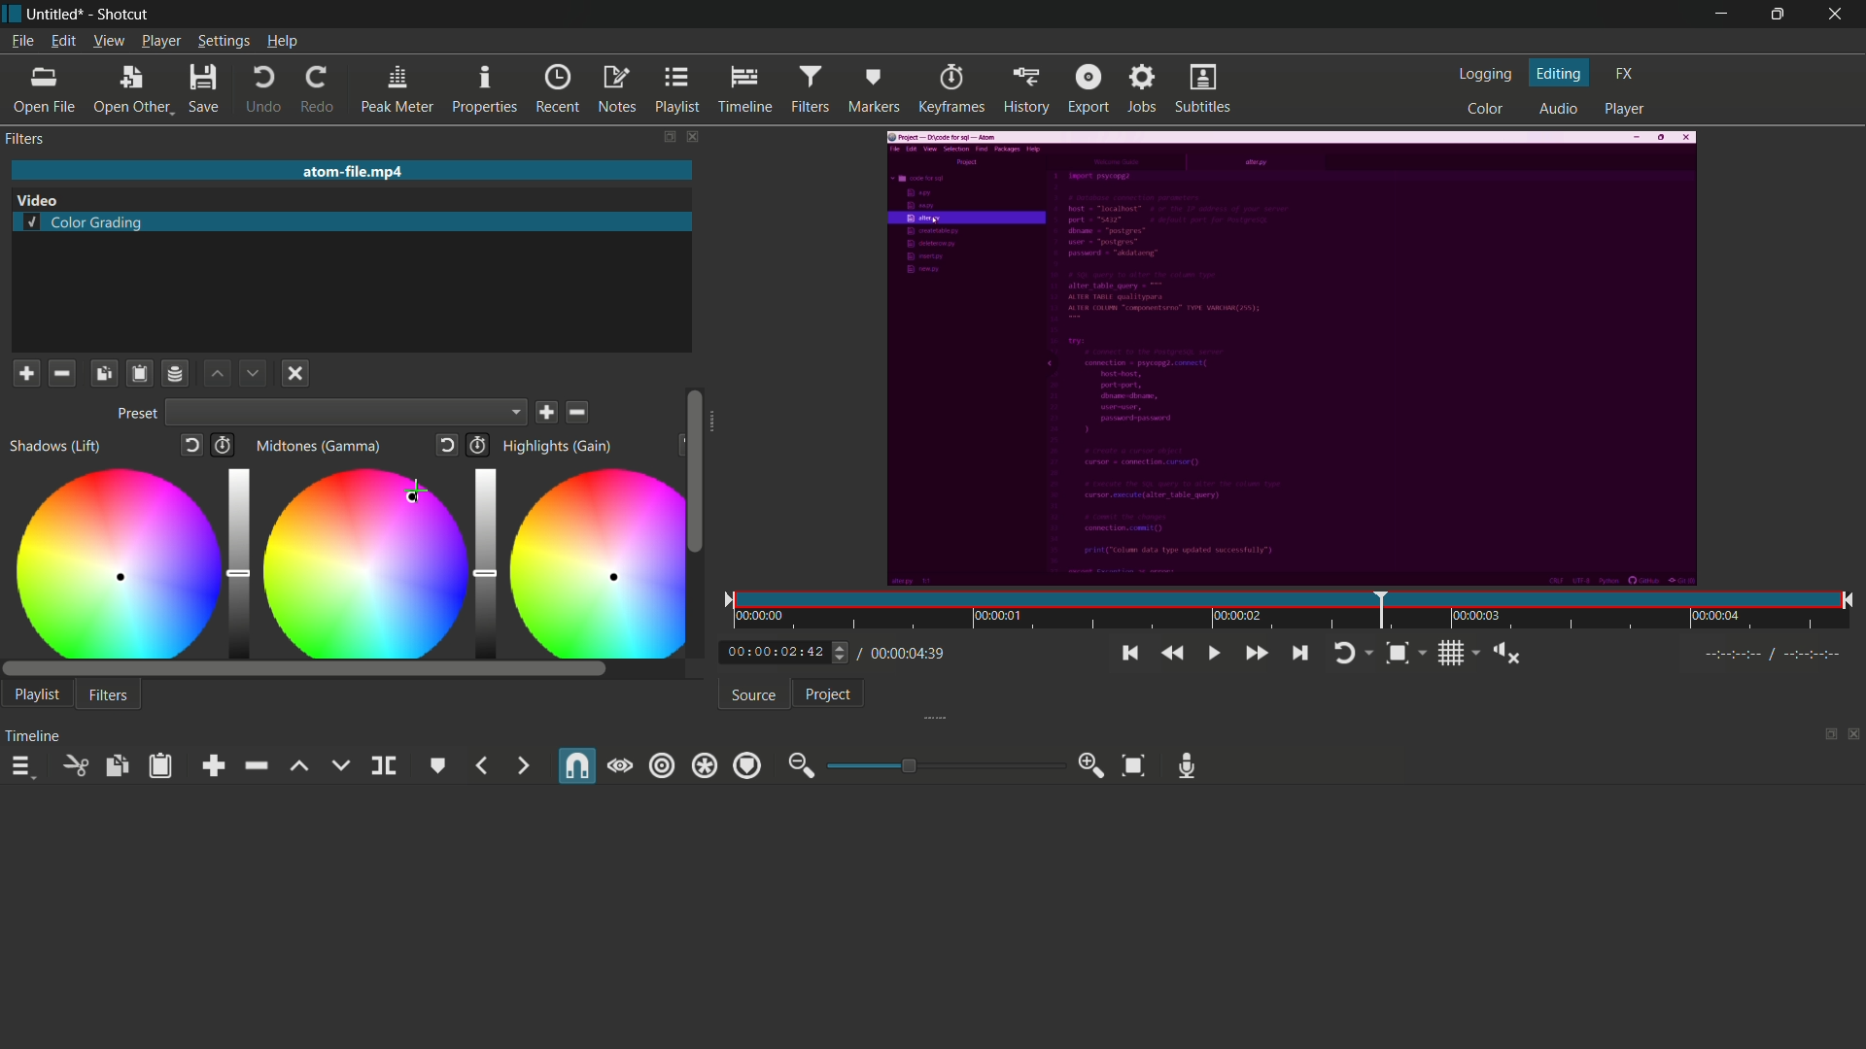 Image resolution: width=1866 pixels, height=1049 pixels. What do you see at coordinates (1143, 87) in the screenshot?
I see `jobs` at bounding box center [1143, 87].